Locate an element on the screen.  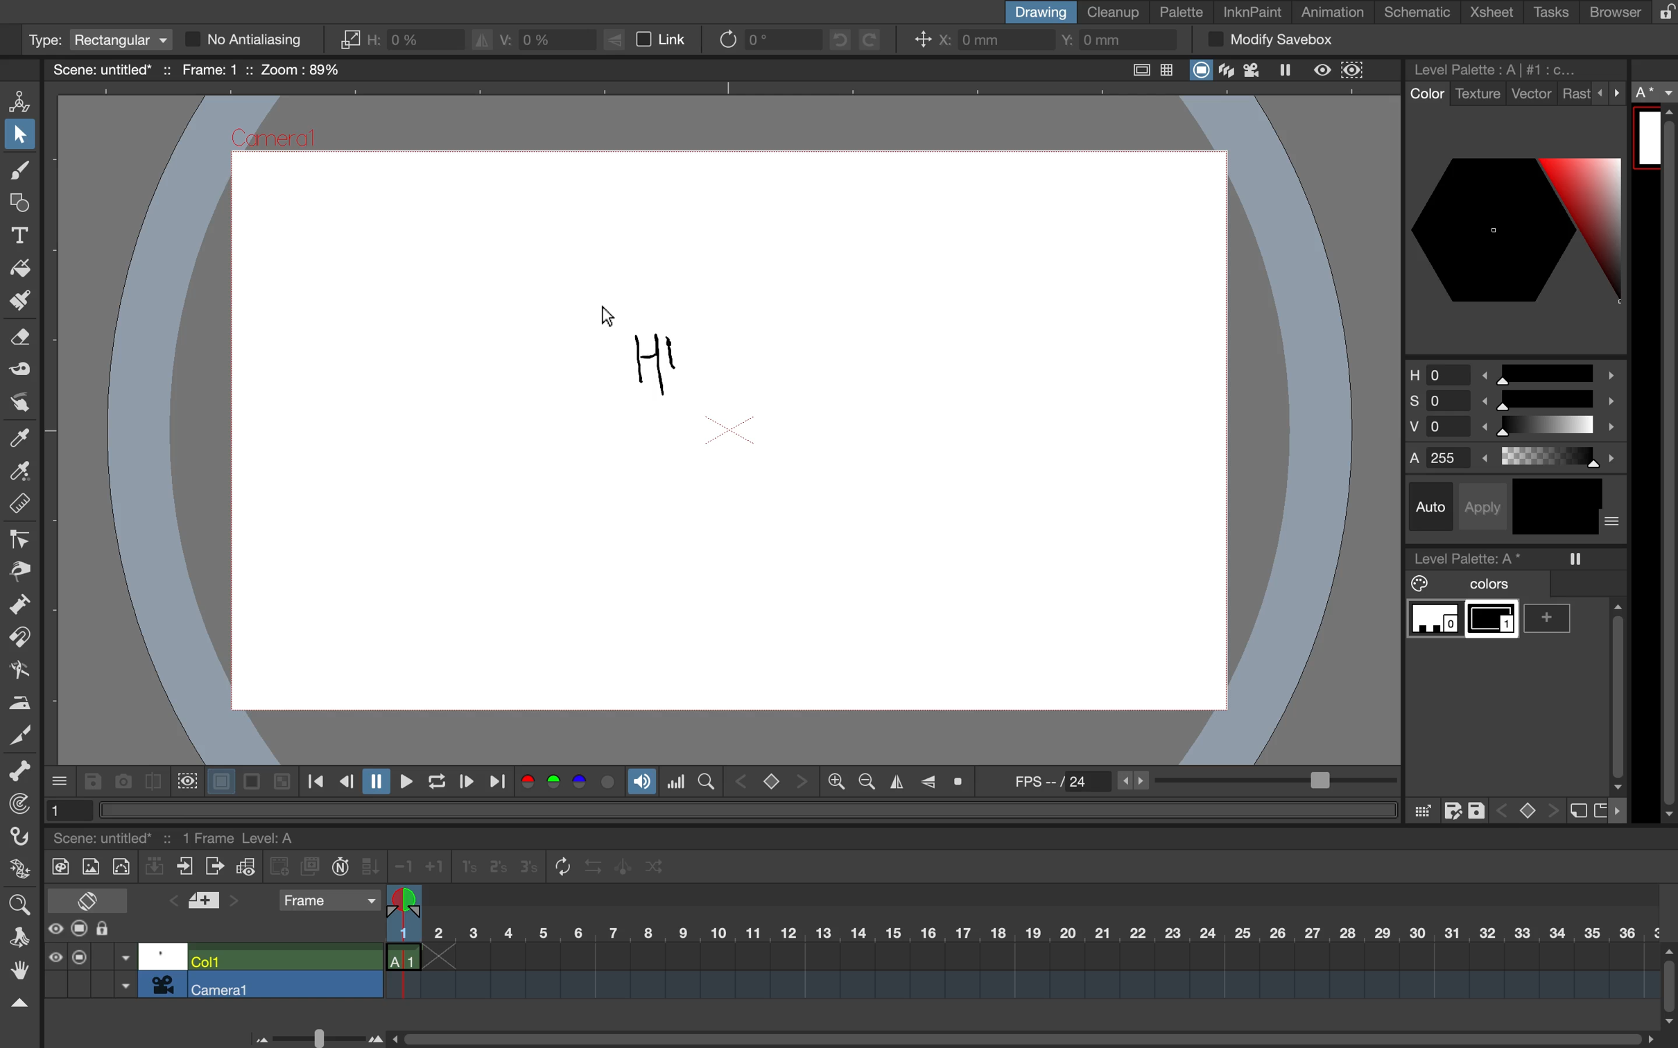
bender tool is located at coordinates (16, 670).